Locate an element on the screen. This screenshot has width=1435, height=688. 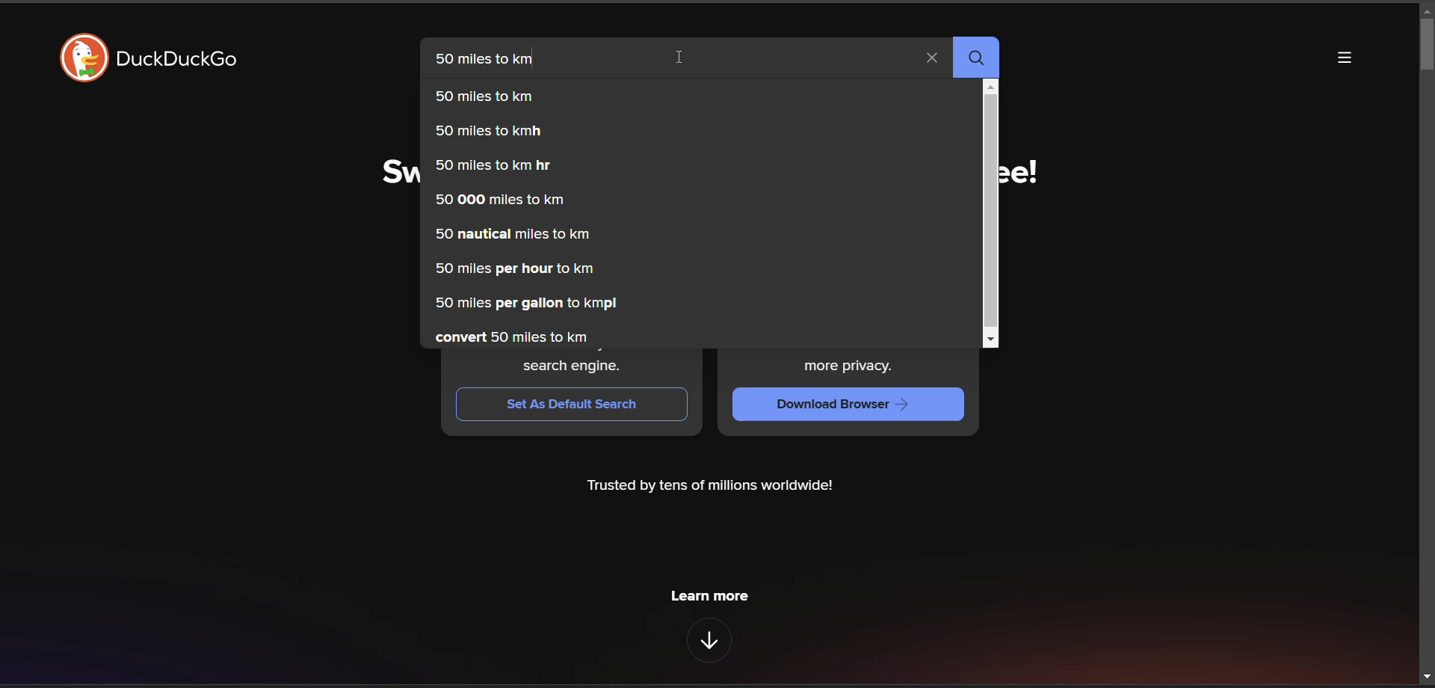
vertical scroll bar is located at coordinates (990, 212).